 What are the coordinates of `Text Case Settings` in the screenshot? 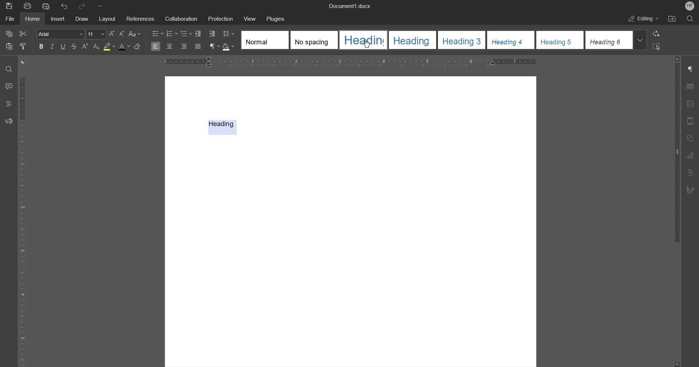 It's located at (135, 34).